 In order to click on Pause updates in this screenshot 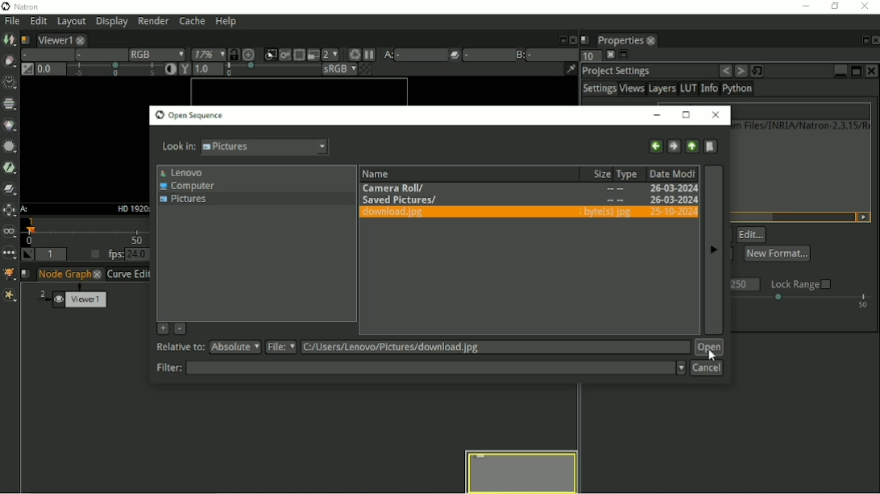, I will do `click(370, 55)`.